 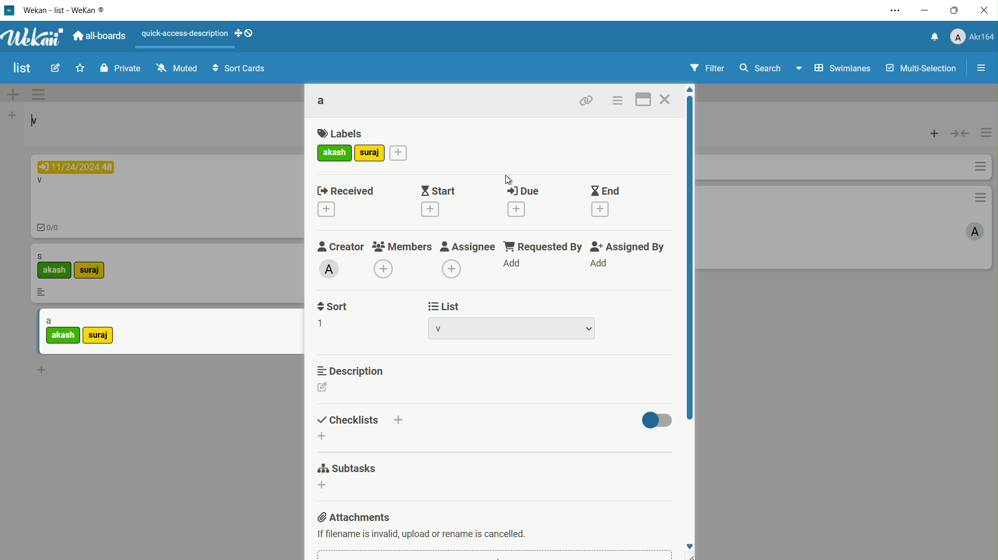 I want to click on muted, so click(x=176, y=68).